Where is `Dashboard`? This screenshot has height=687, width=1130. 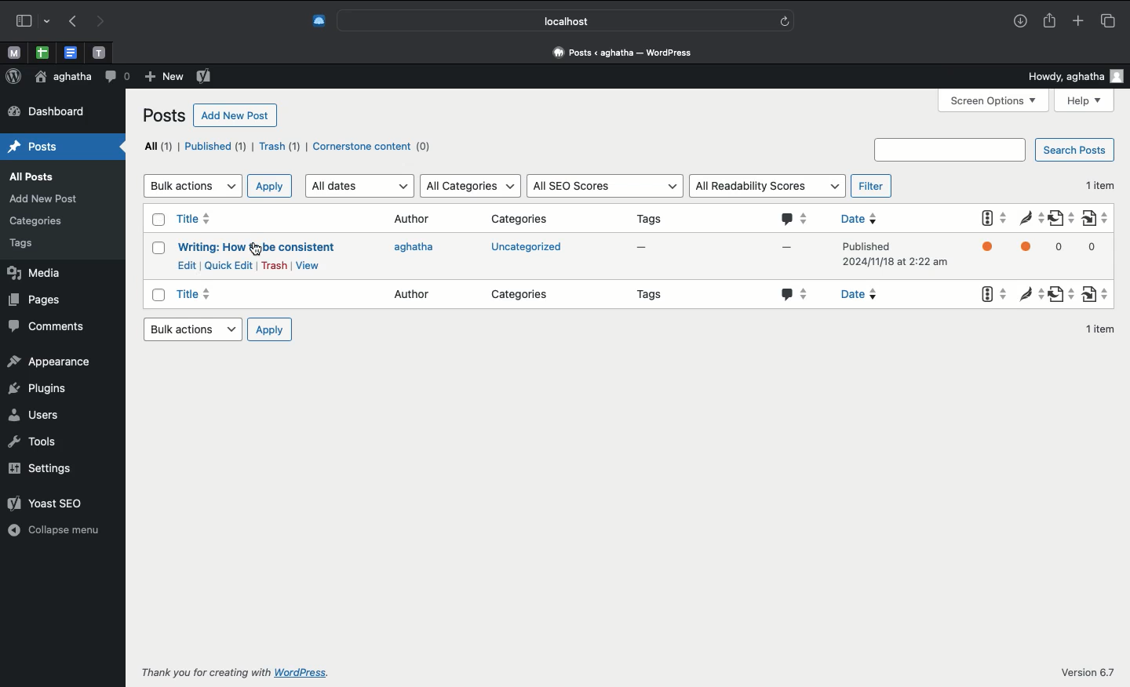
Dashboard is located at coordinates (62, 111).